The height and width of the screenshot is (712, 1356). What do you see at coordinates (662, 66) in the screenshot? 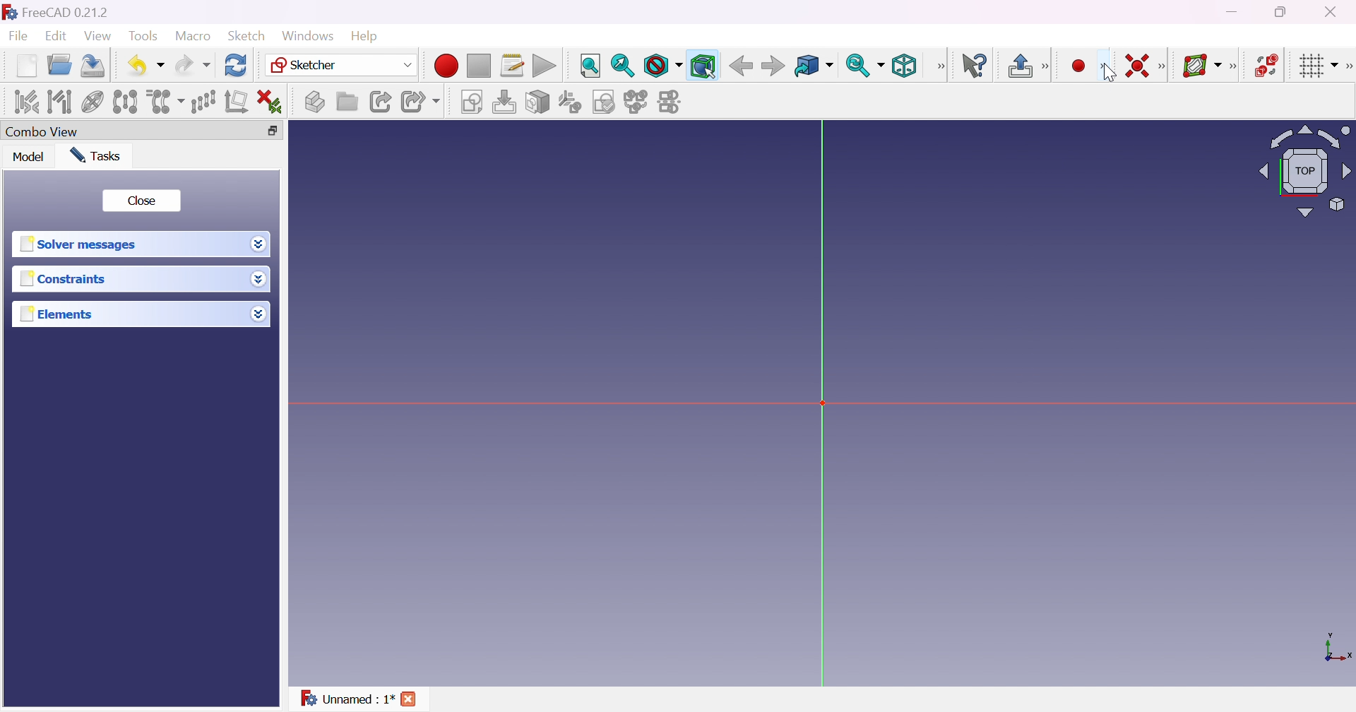
I see `Draw style` at bounding box center [662, 66].